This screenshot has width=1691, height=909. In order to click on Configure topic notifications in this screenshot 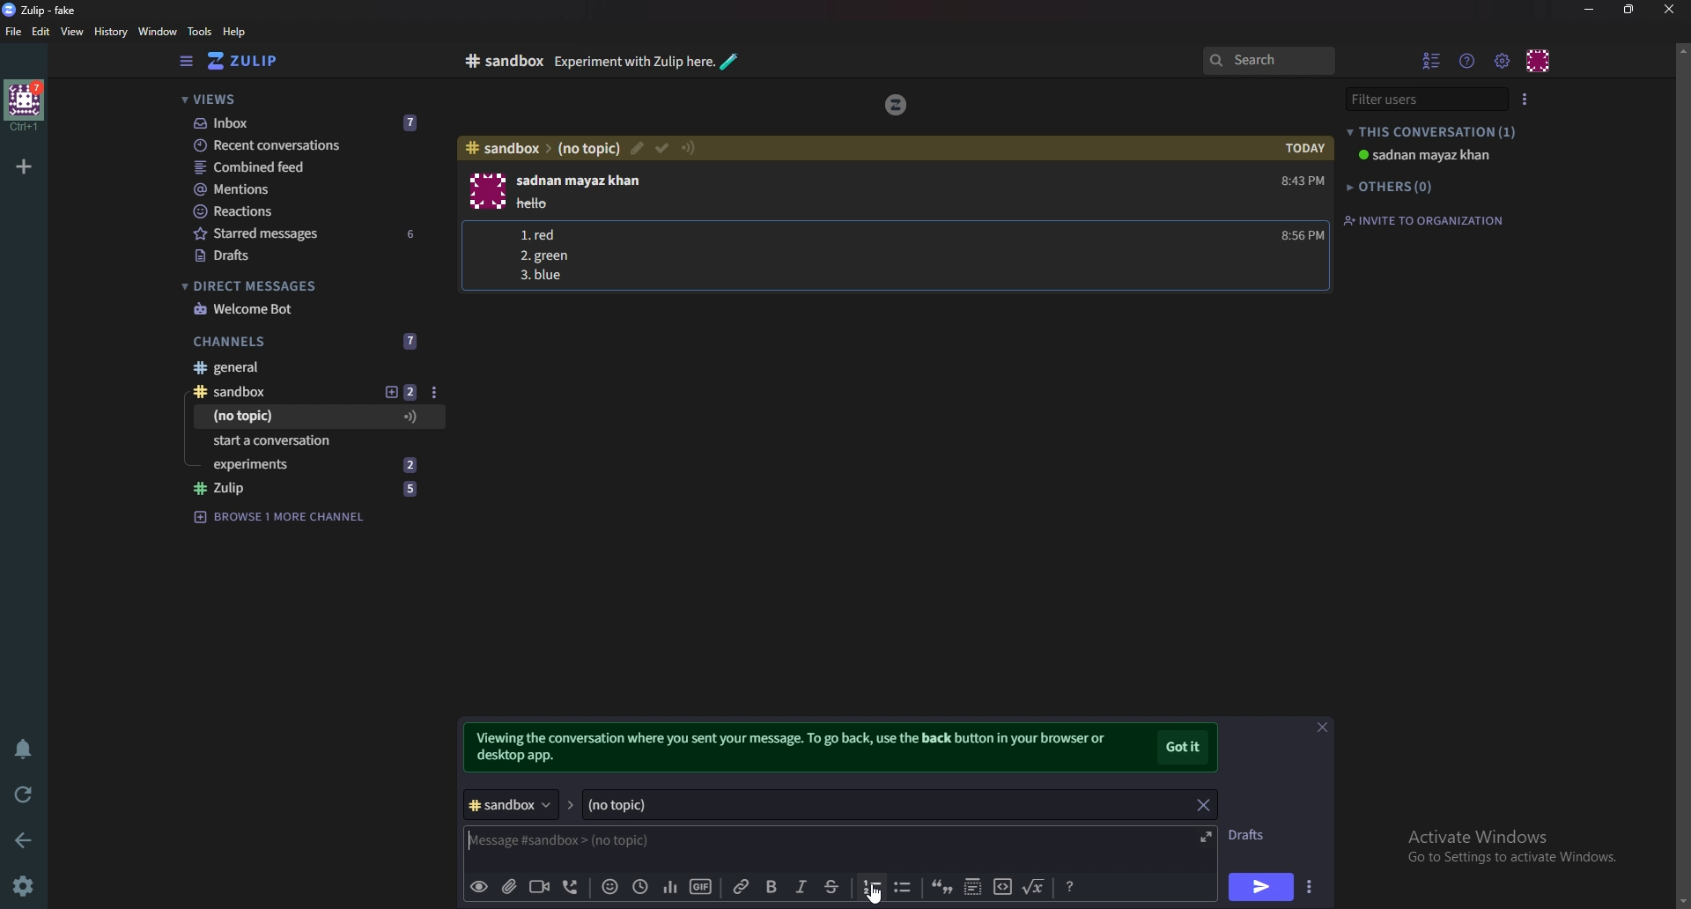, I will do `click(411, 417)`.